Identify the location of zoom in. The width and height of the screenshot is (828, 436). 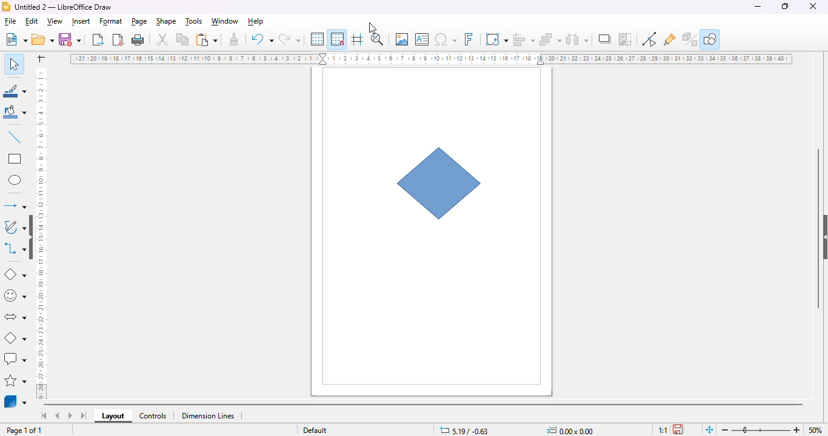
(796, 429).